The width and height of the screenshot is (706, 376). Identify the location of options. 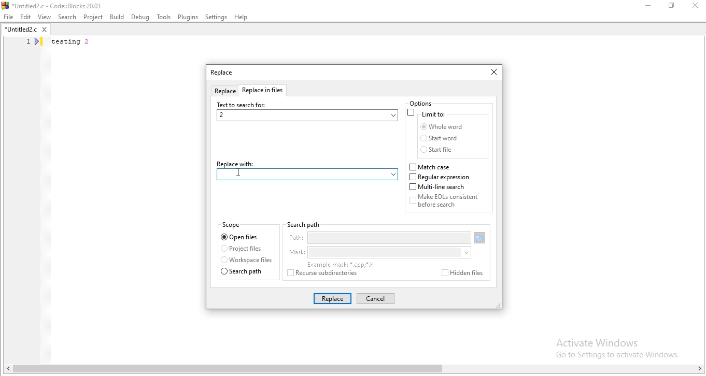
(427, 103).